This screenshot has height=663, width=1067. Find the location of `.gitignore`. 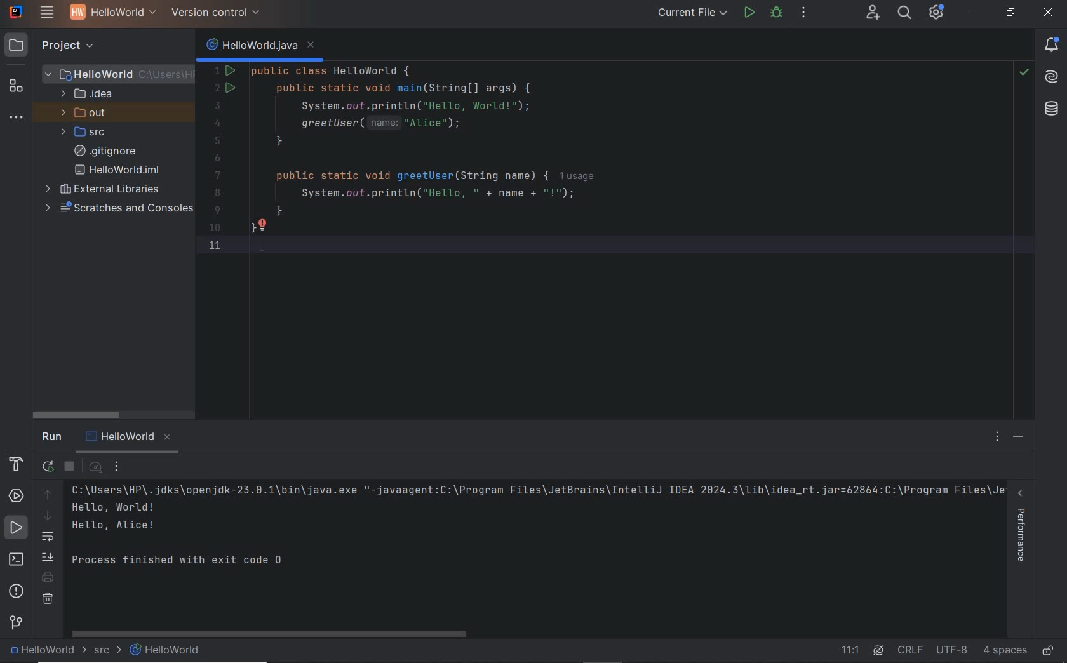

.gitignore is located at coordinates (105, 152).